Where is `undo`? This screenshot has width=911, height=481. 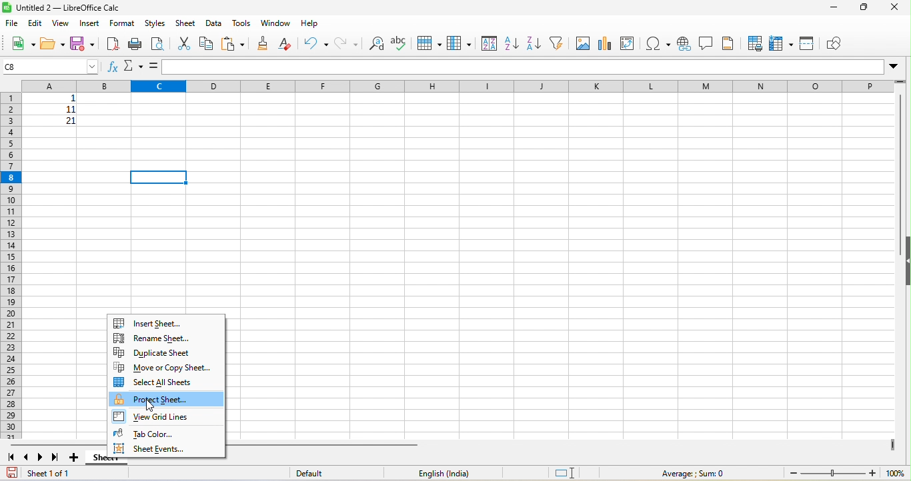 undo is located at coordinates (316, 44).